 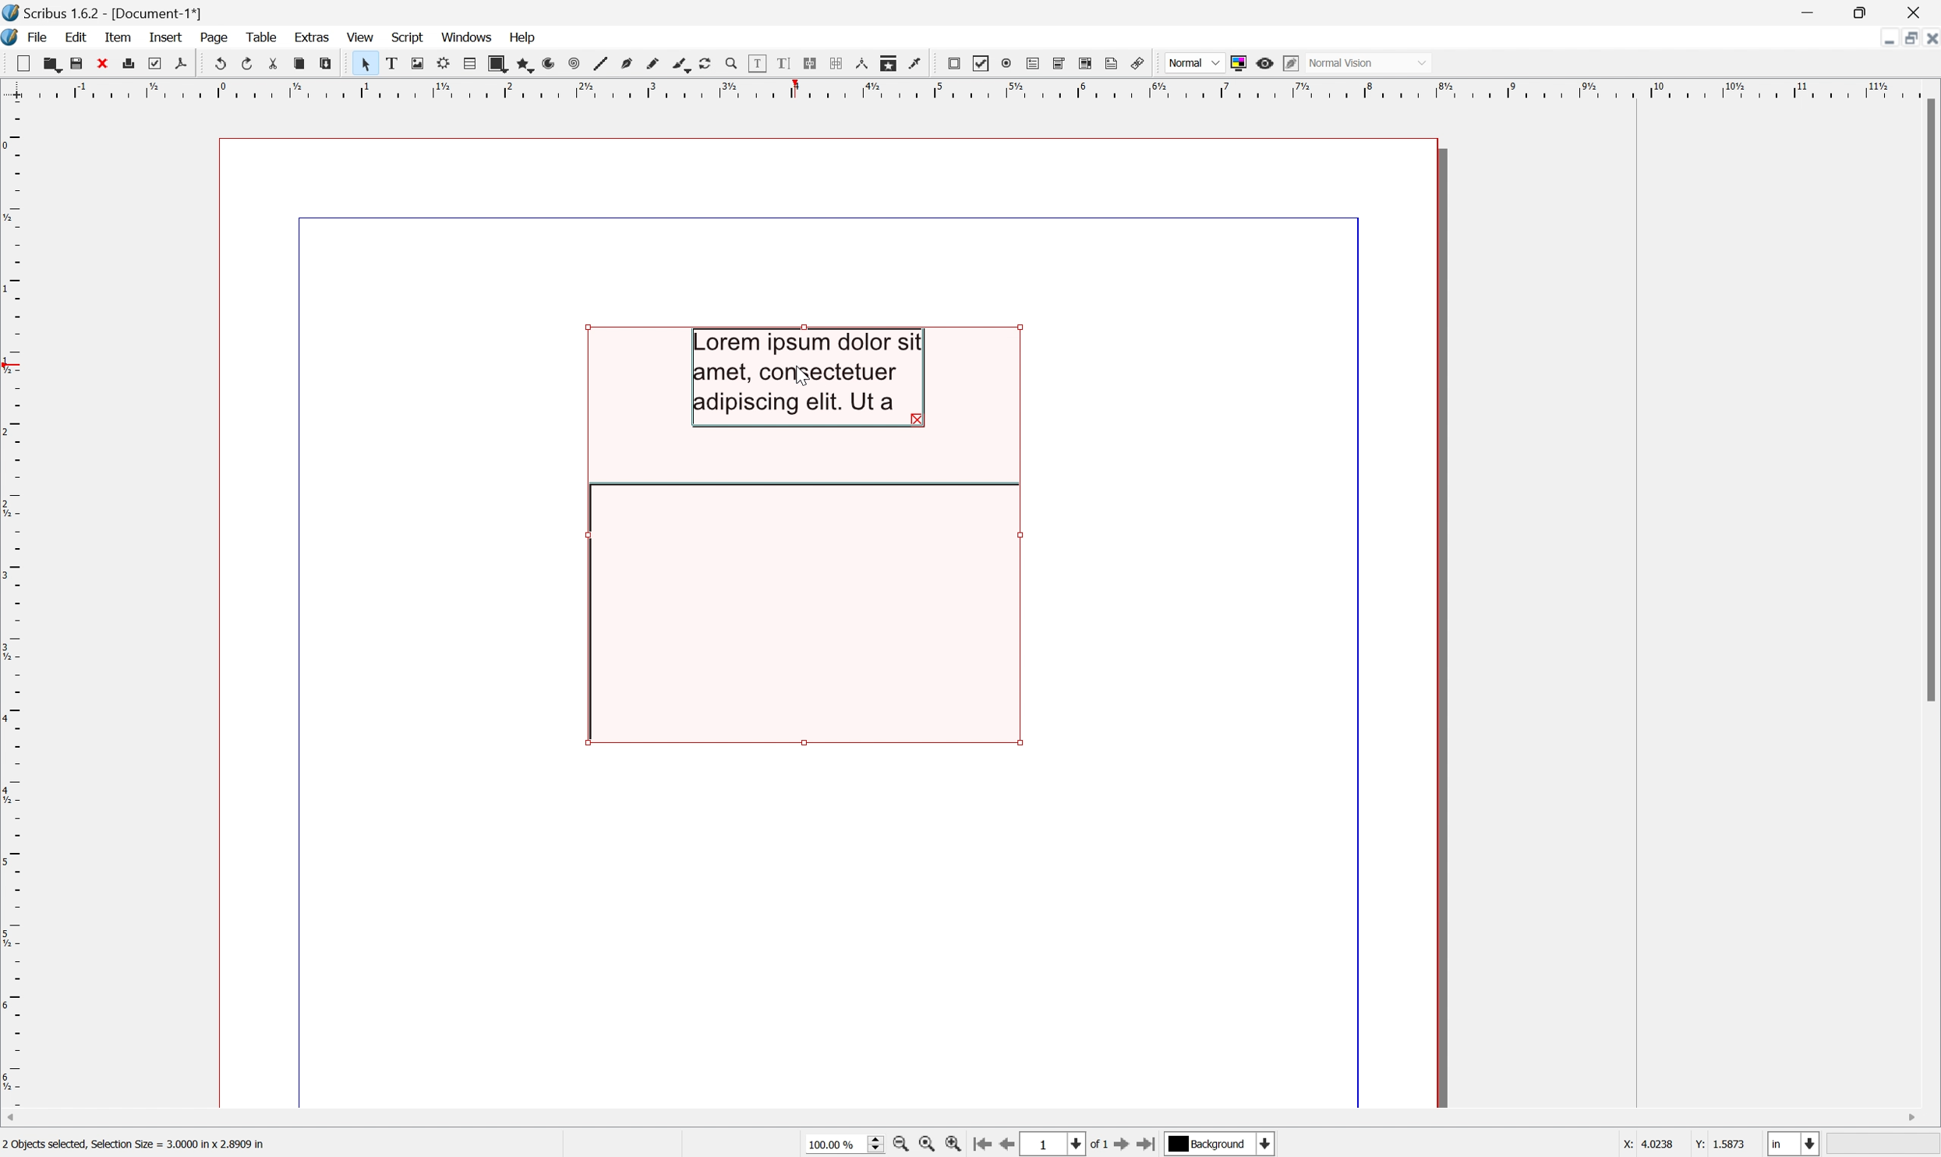 What do you see at coordinates (711, 63) in the screenshot?
I see `Rotate item` at bounding box center [711, 63].